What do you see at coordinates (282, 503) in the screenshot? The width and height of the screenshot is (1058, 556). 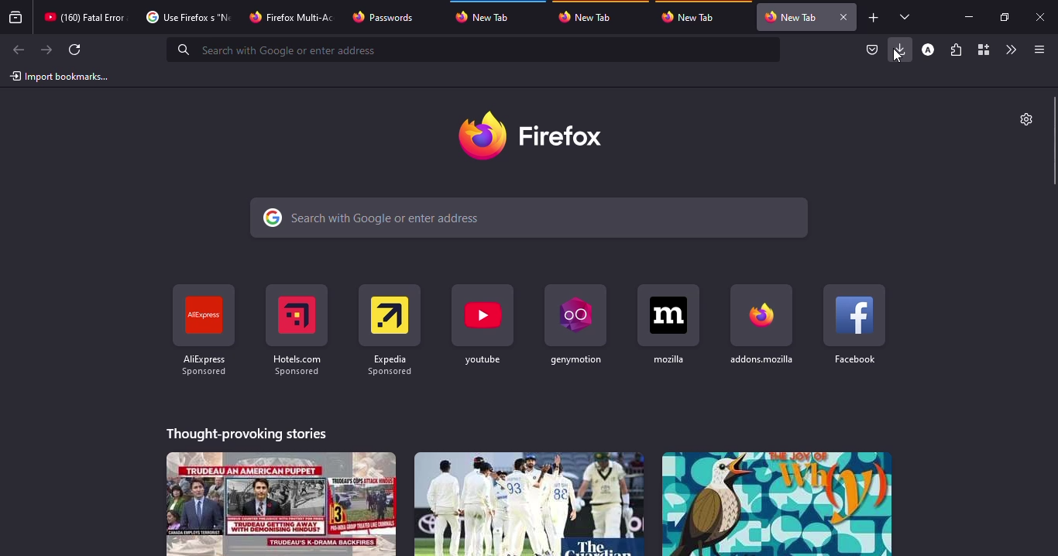 I see `stories` at bounding box center [282, 503].